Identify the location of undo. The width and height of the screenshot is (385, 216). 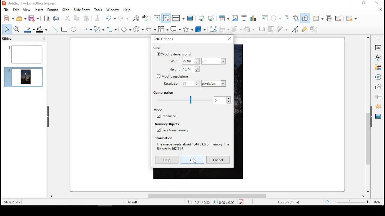
(110, 18).